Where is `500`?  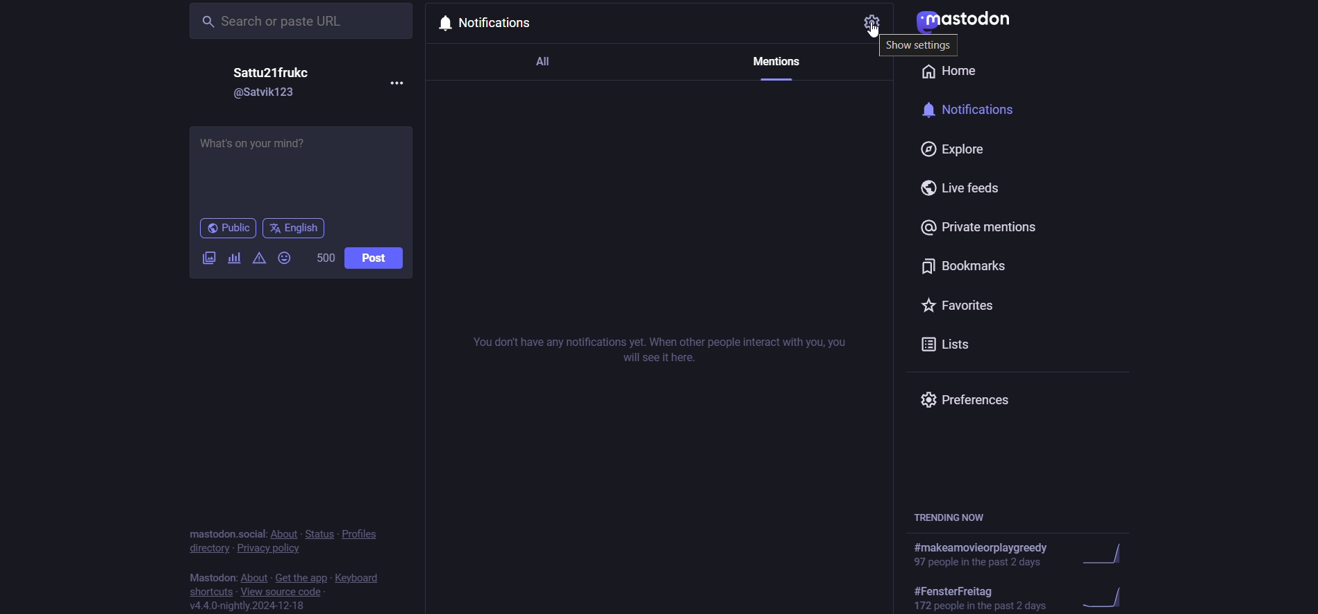
500 is located at coordinates (326, 256).